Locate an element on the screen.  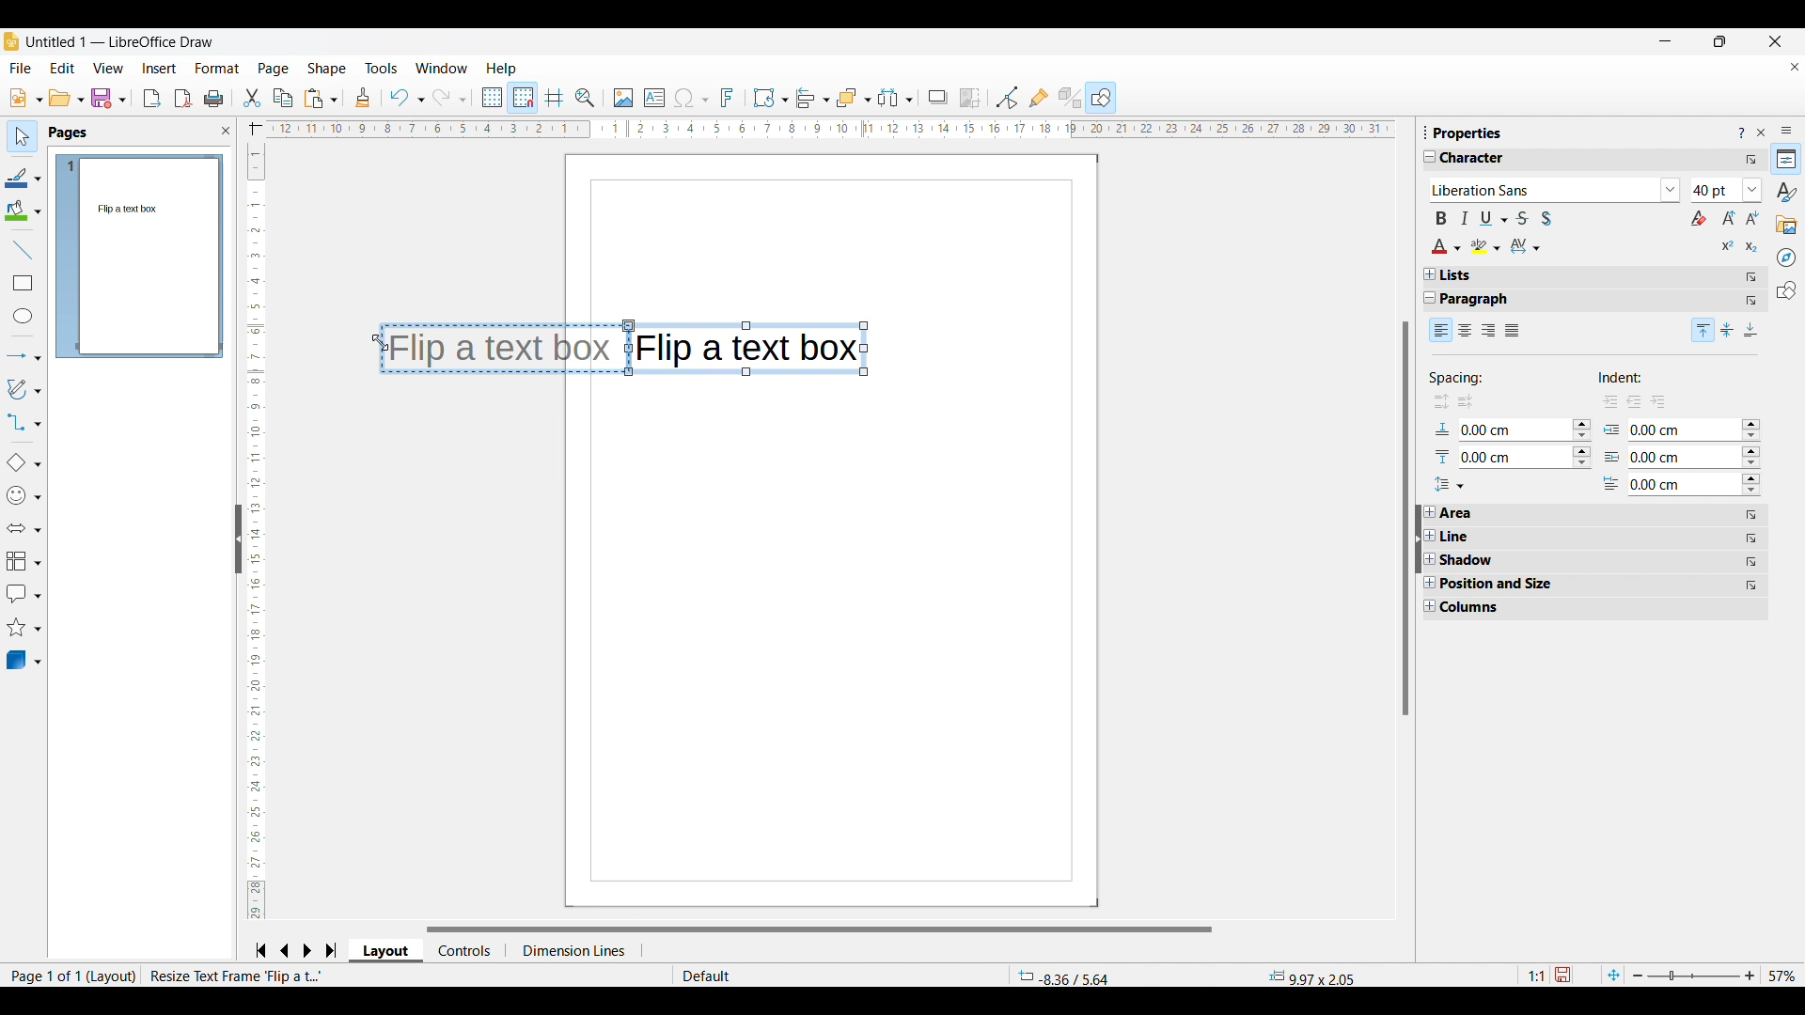
Display grid is located at coordinates (491, 98).